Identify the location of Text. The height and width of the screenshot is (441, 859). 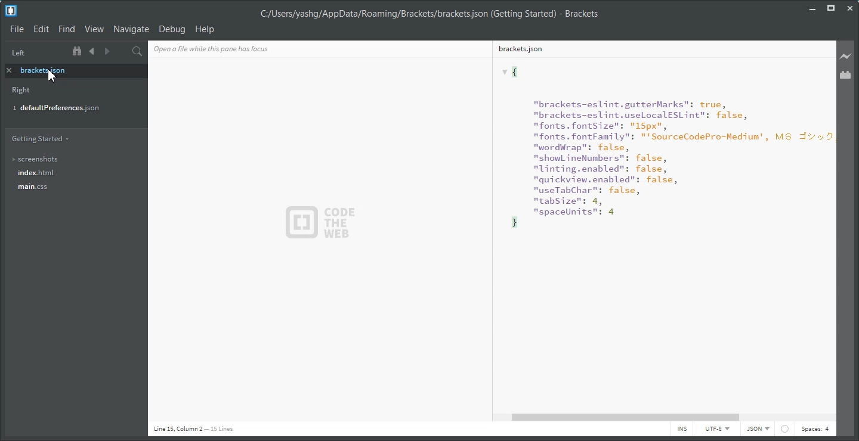
(429, 14).